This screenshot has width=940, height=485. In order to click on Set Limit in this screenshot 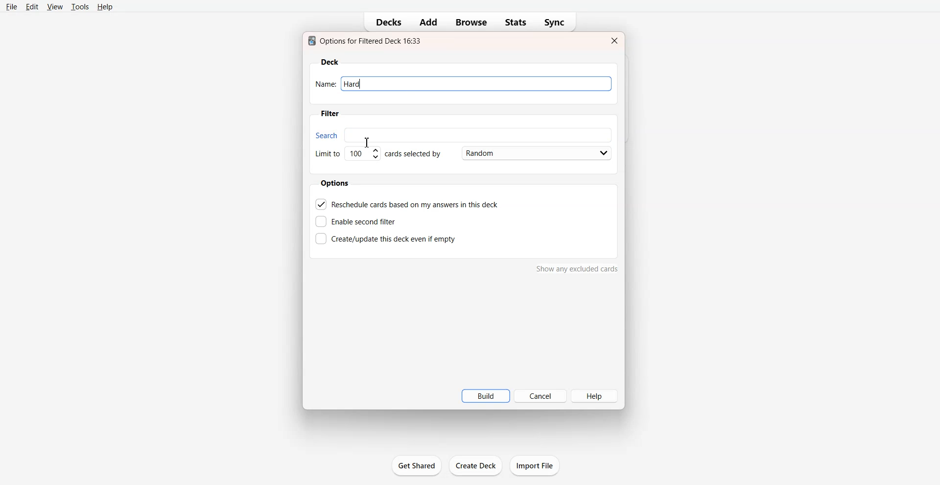, I will do `click(347, 154)`.